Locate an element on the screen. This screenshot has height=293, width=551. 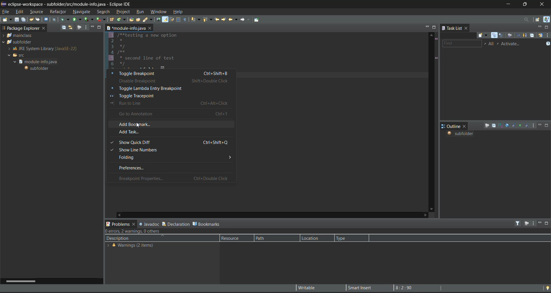
open type is located at coordinates (133, 20).